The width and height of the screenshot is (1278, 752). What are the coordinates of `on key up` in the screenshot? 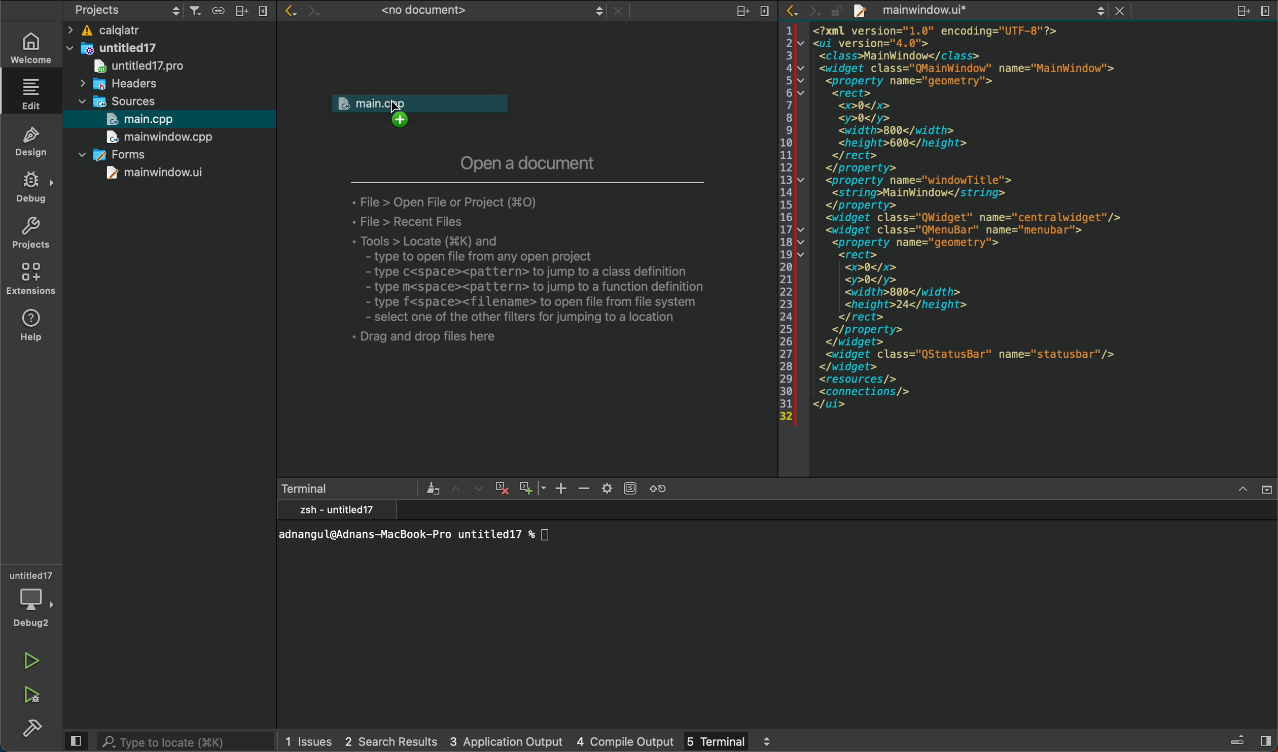 It's located at (435, 114).